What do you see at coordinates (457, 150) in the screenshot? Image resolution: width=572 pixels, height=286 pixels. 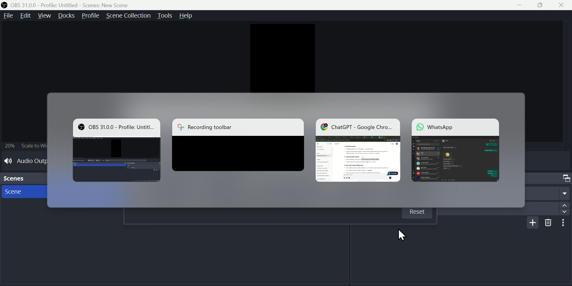 I see `WhatSaoo` at bounding box center [457, 150].